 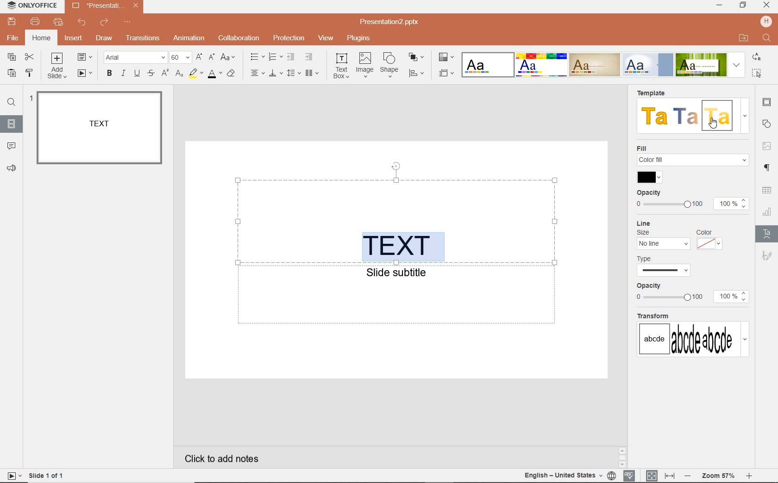 What do you see at coordinates (649, 476) in the screenshot?
I see `fit to slide` at bounding box center [649, 476].